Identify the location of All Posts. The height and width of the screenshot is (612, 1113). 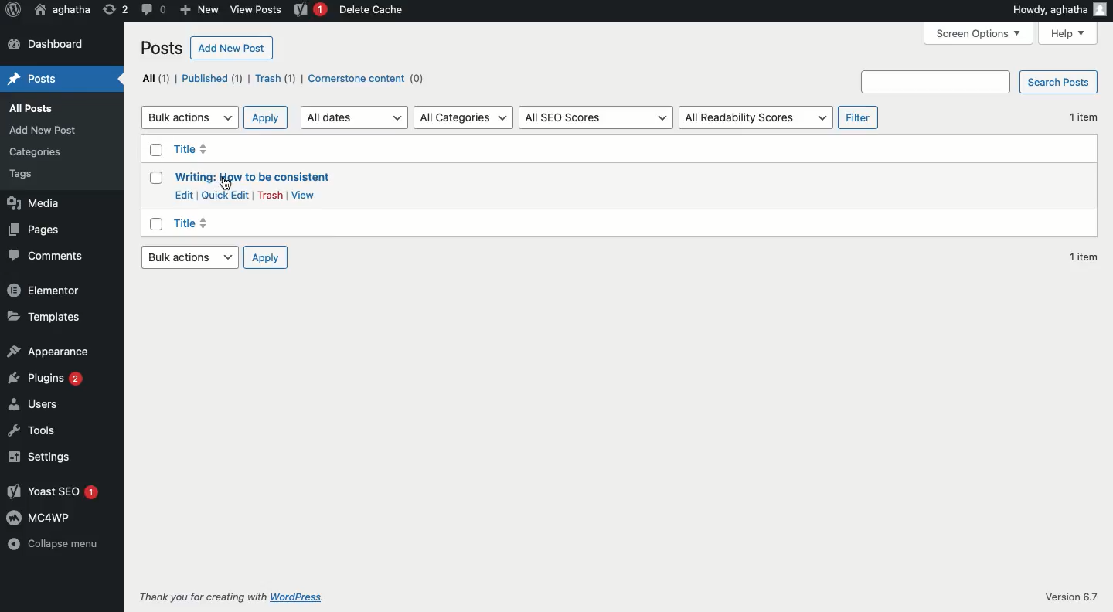
(33, 111).